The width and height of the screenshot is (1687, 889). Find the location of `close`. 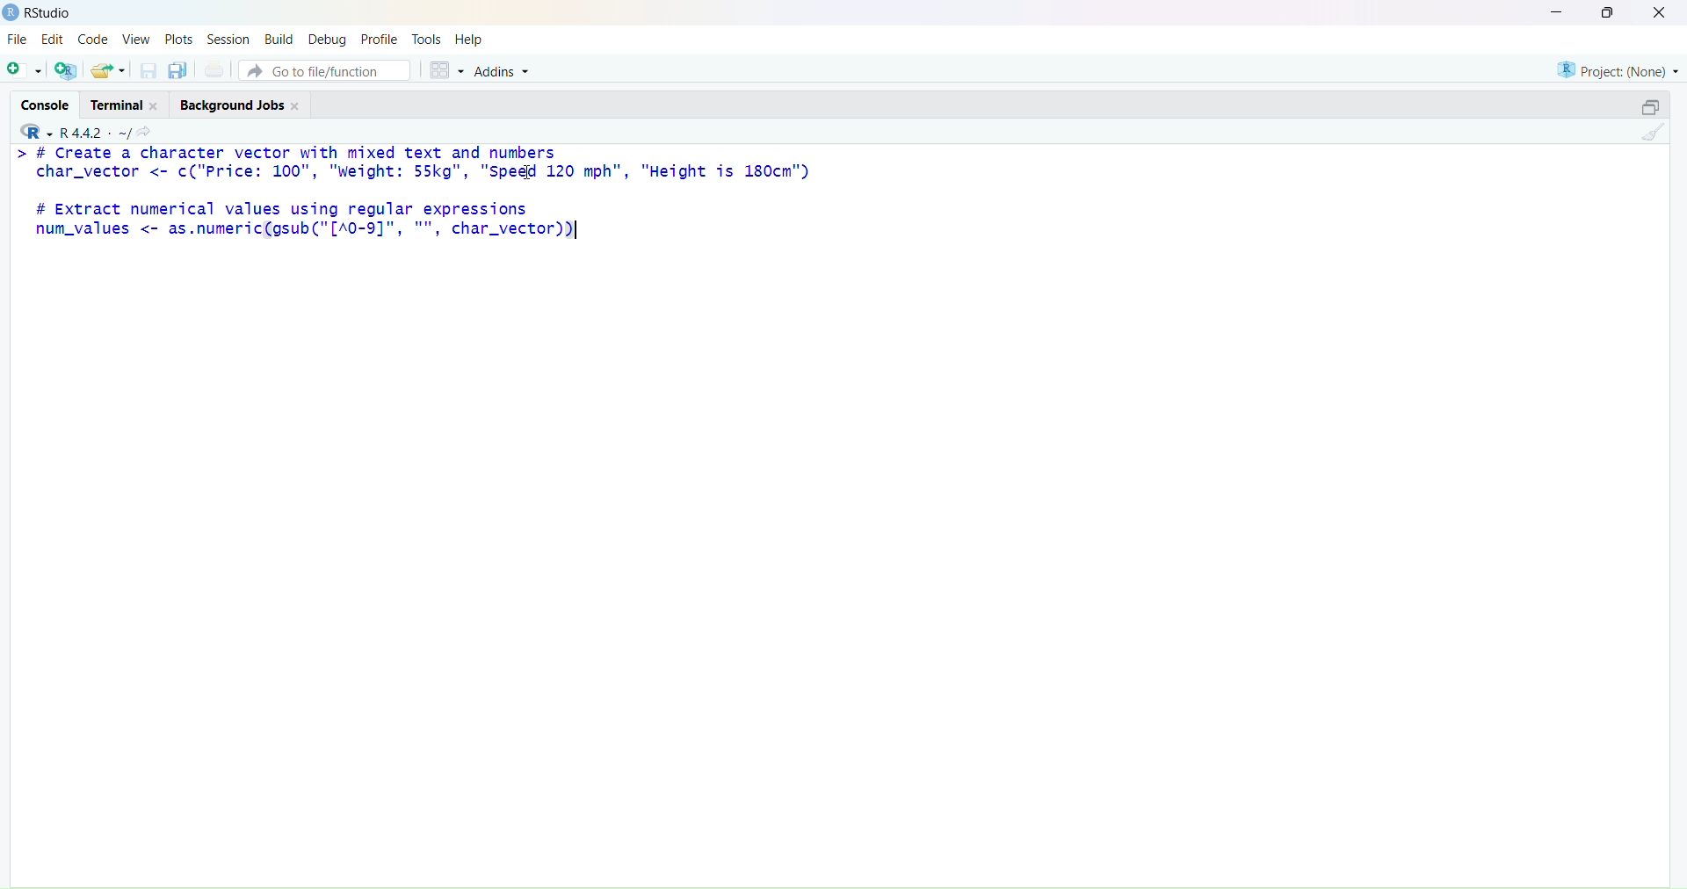

close is located at coordinates (156, 106).